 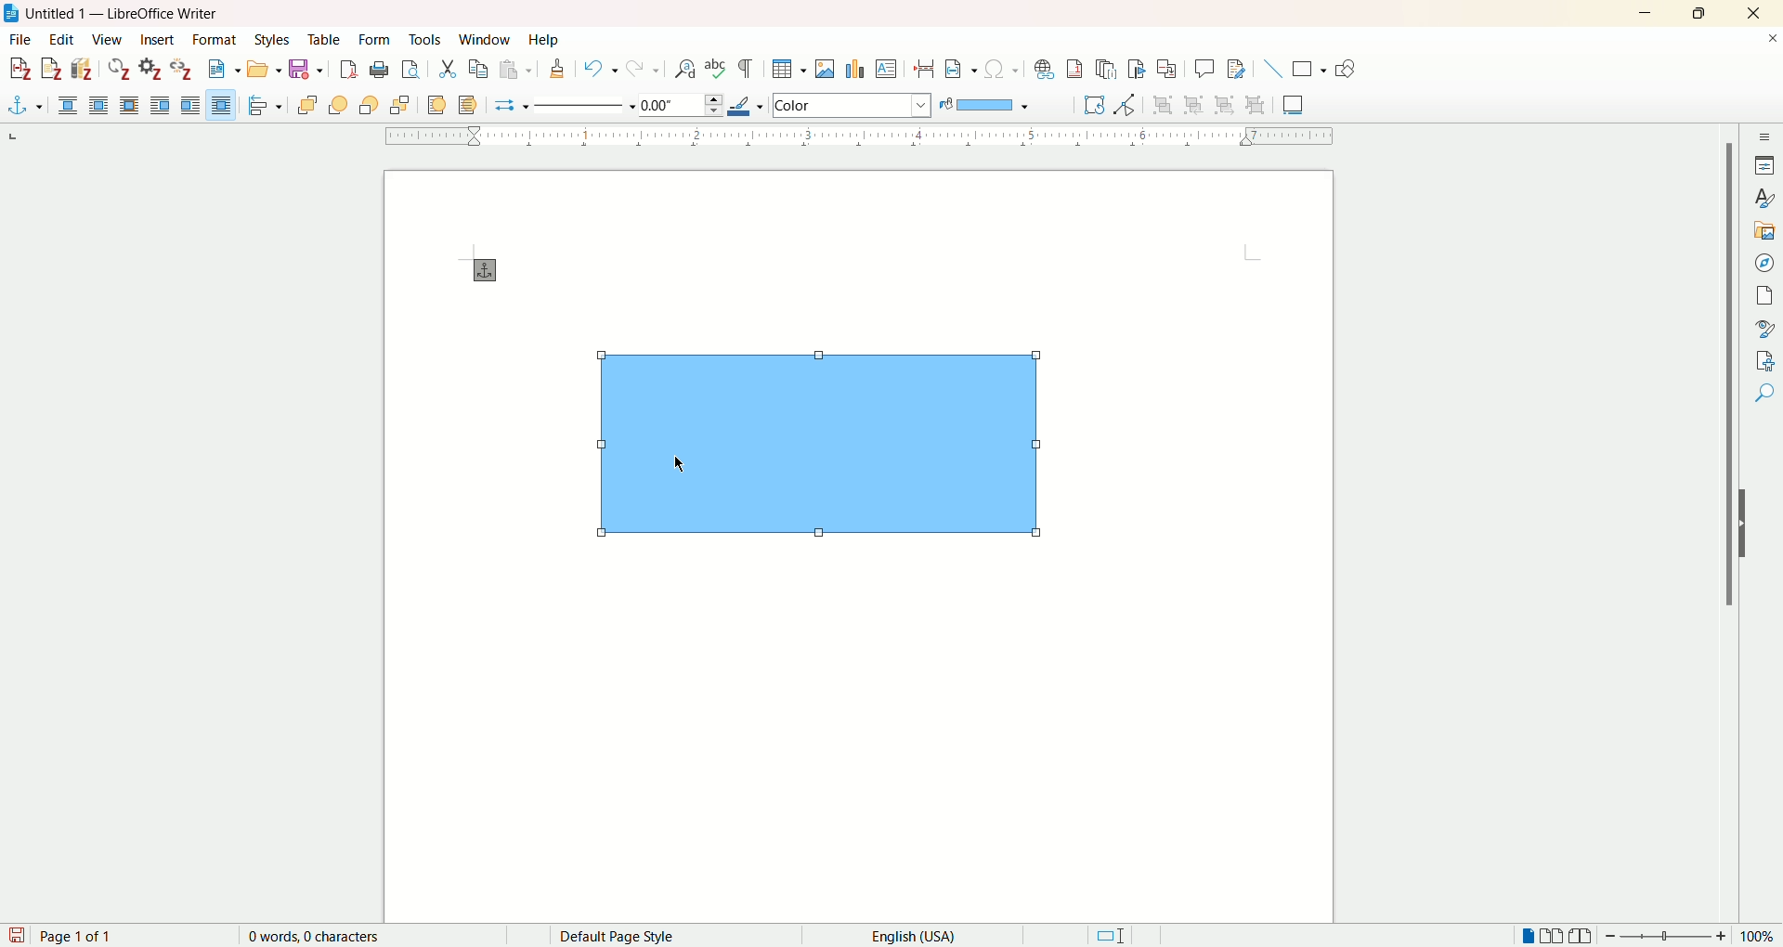 What do you see at coordinates (448, 70) in the screenshot?
I see `cut` at bounding box center [448, 70].